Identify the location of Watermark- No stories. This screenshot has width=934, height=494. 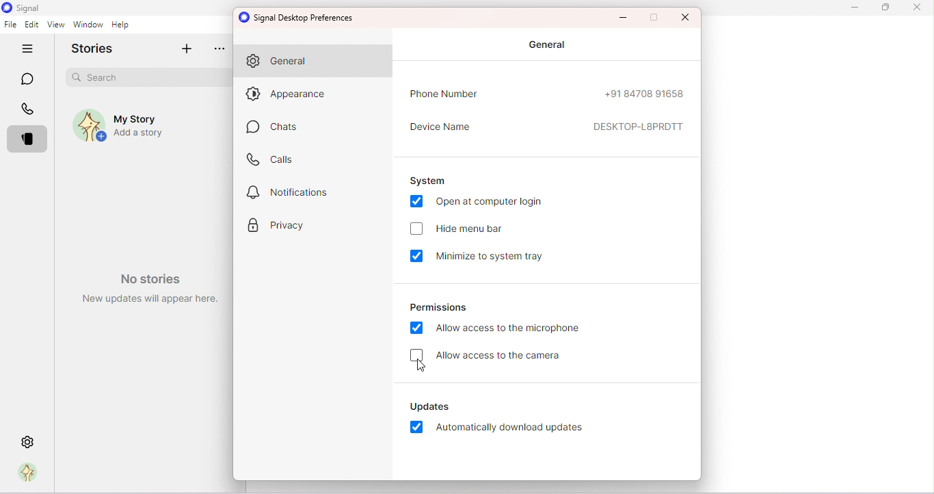
(149, 287).